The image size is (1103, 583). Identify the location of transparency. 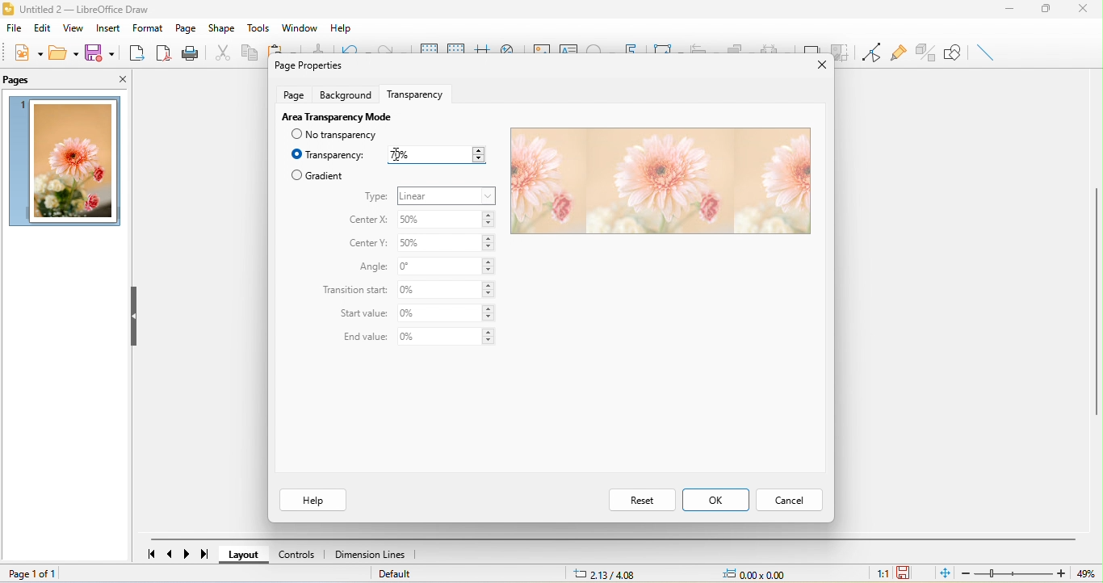
(329, 155).